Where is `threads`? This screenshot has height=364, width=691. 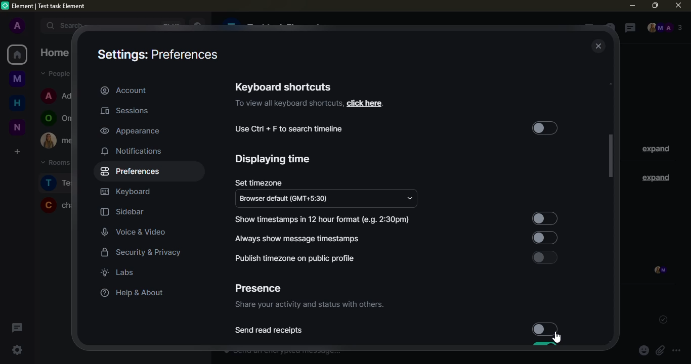
threads is located at coordinates (628, 28).